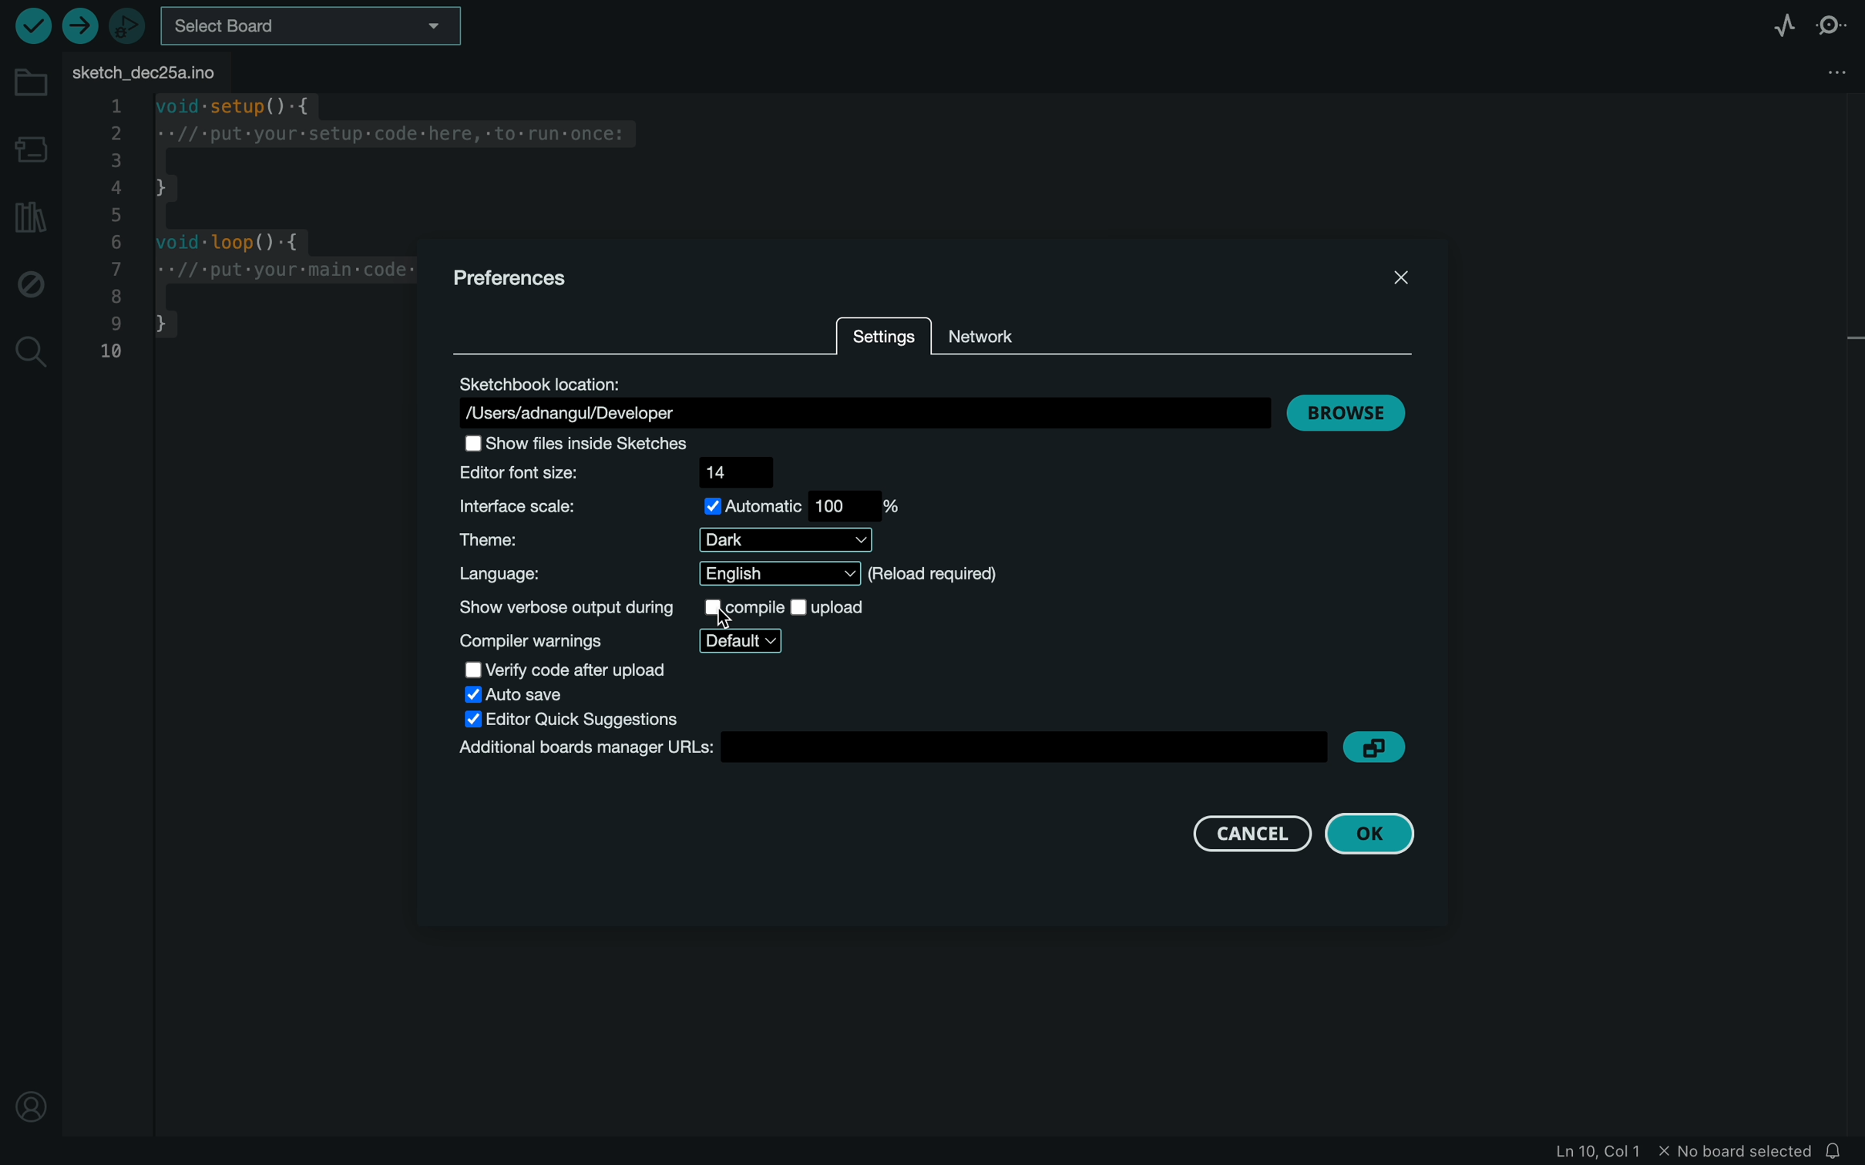 This screenshot has width=1865, height=1165. I want to click on code, so click(237, 221).